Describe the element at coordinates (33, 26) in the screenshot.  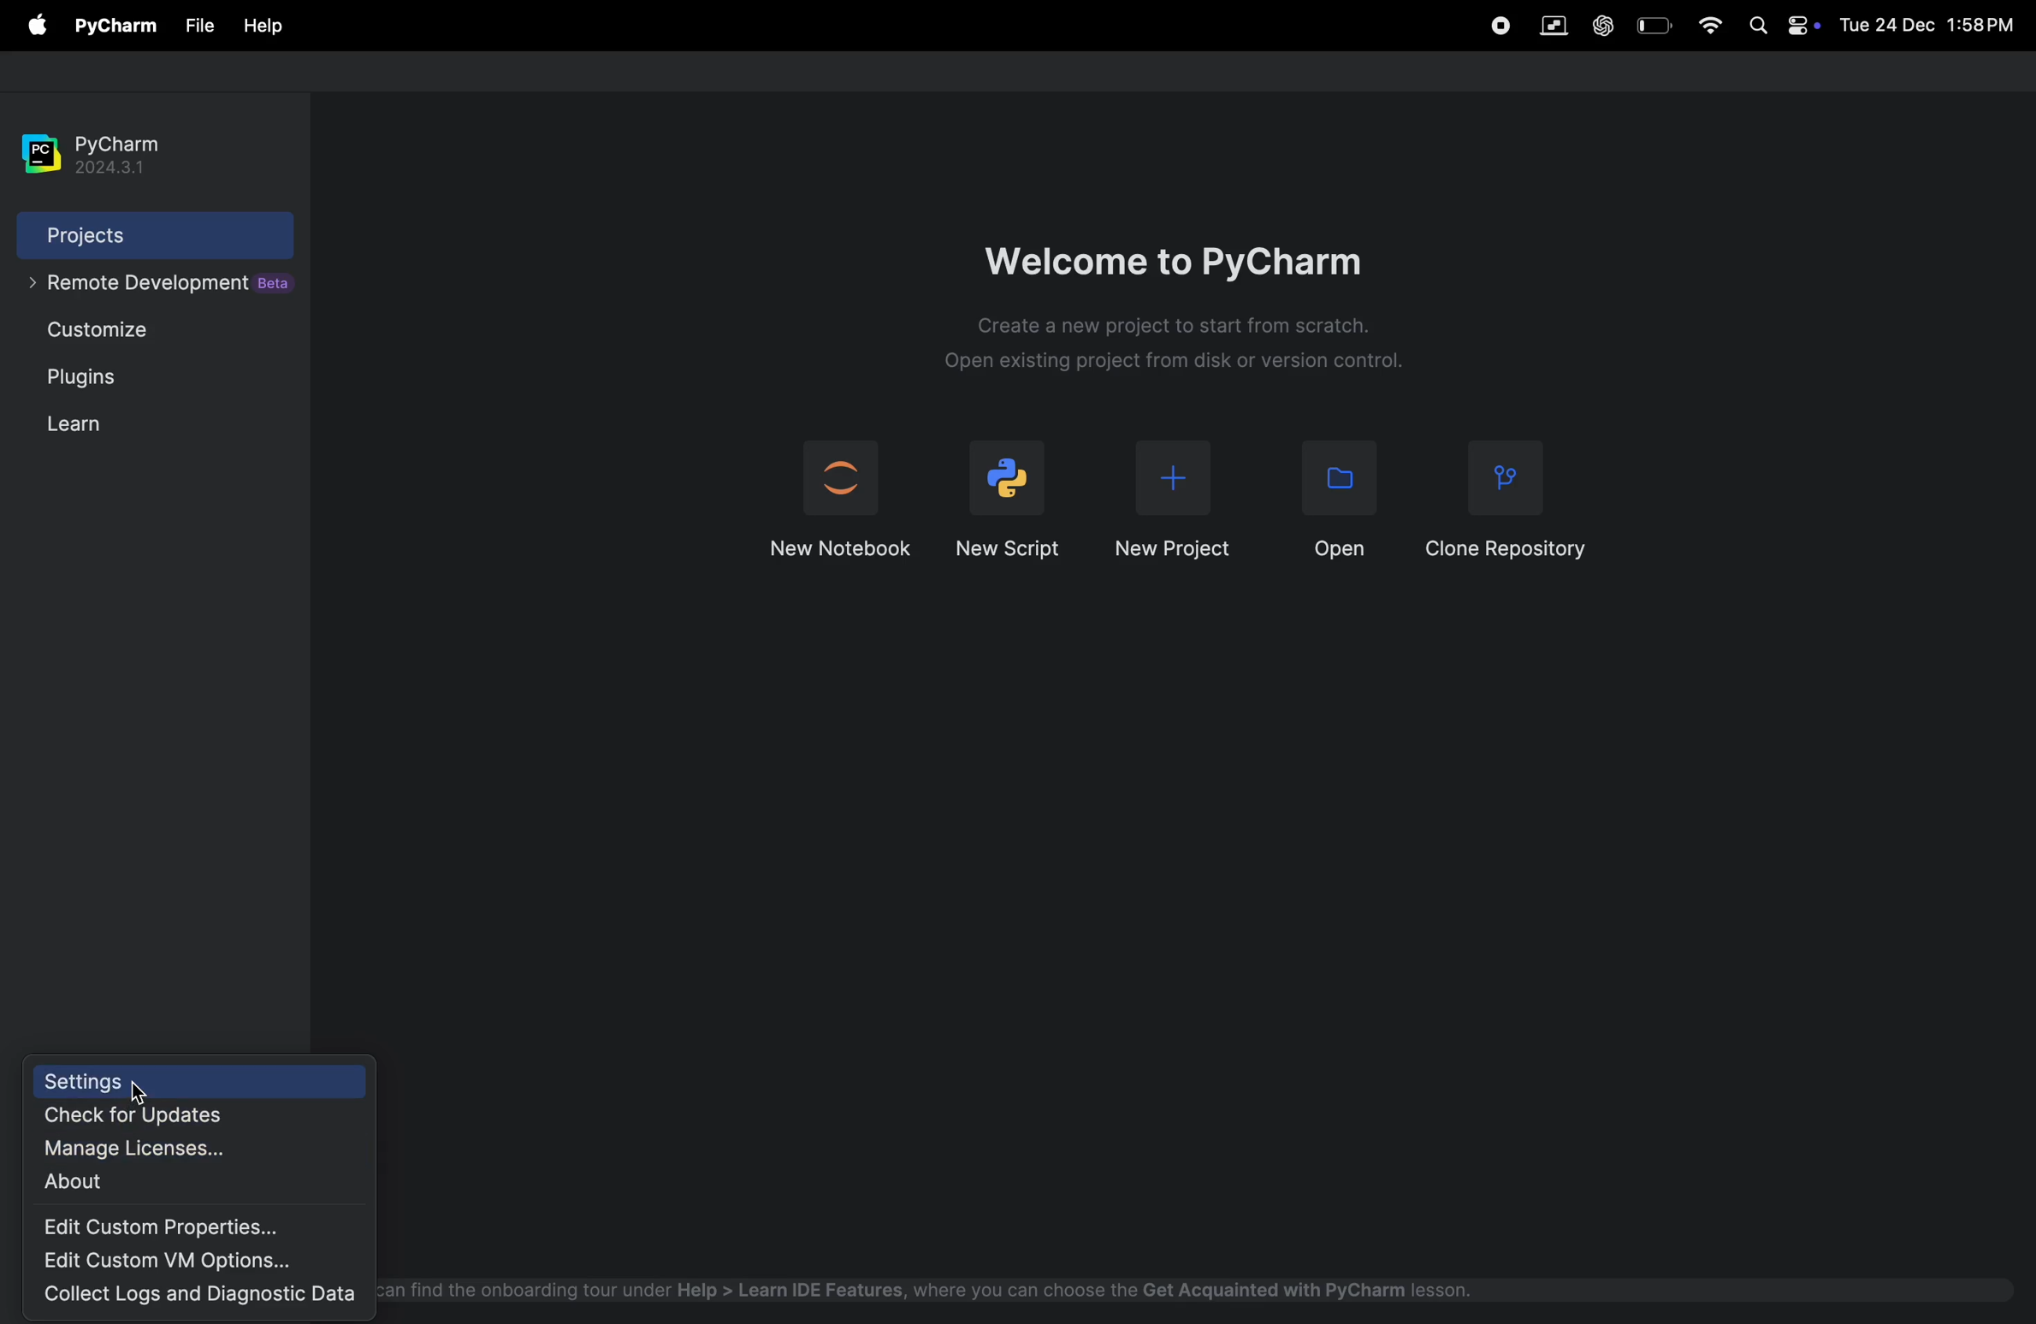
I see `file menu` at that location.